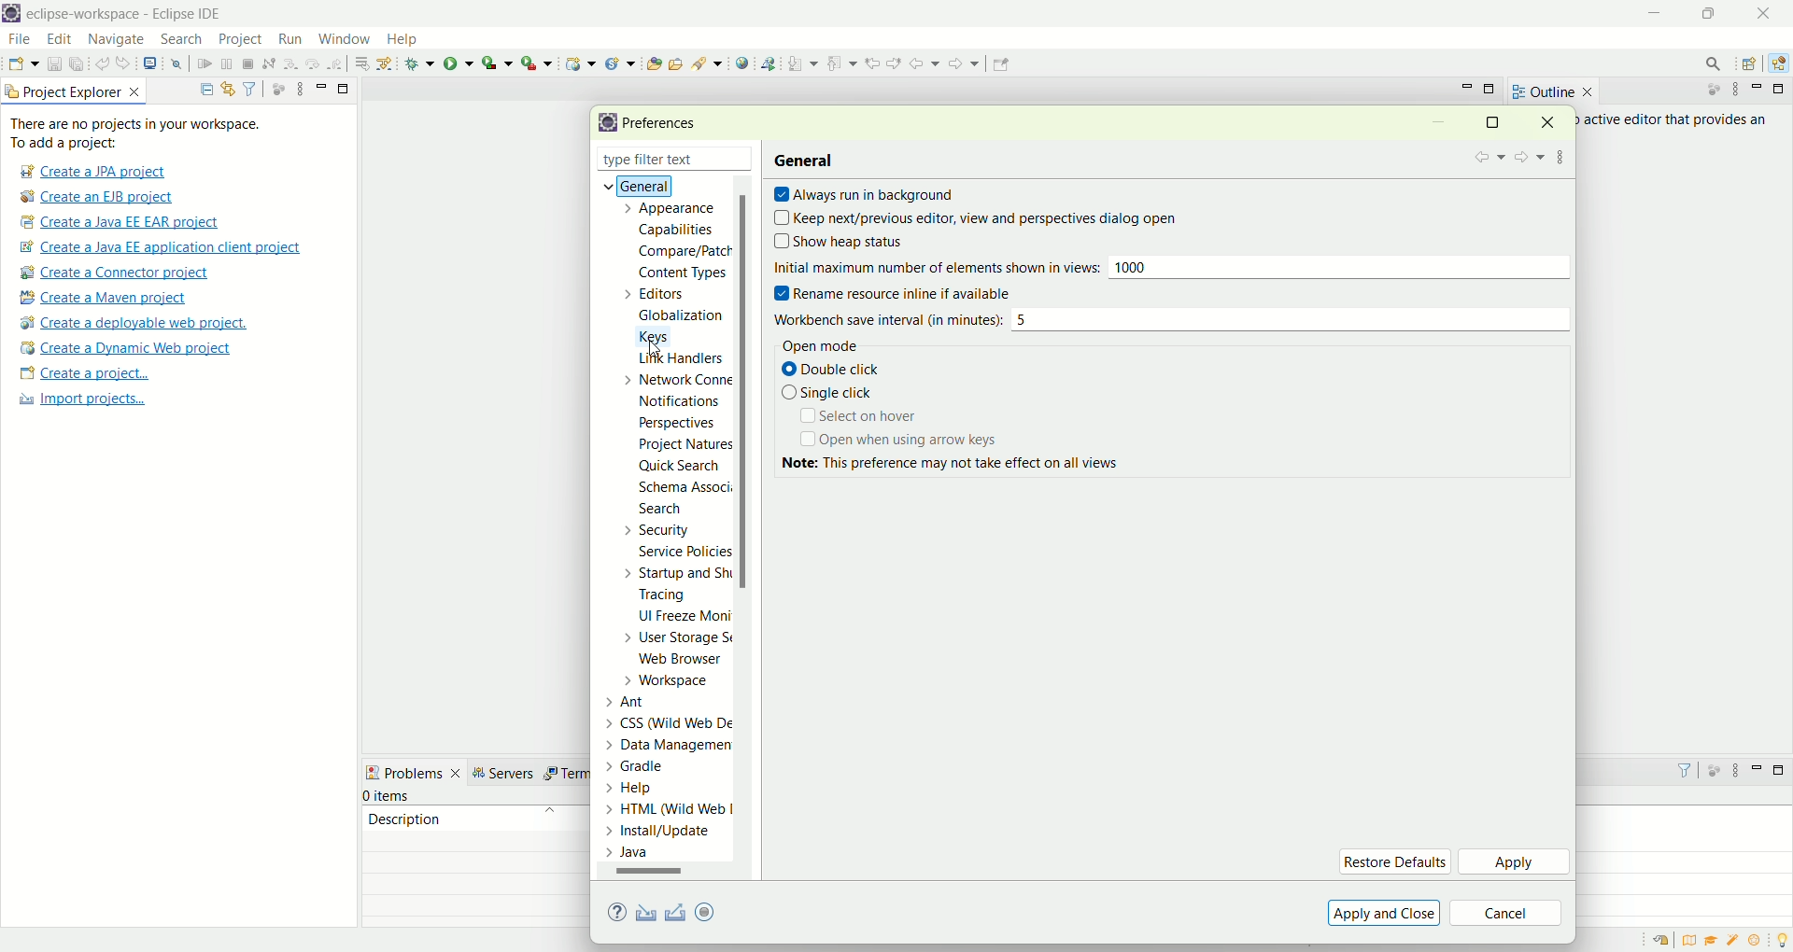 The width and height of the screenshot is (1793, 952). Describe the element at coordinates (656, 743) in the screenshot. I see ` Data Management` at that location.